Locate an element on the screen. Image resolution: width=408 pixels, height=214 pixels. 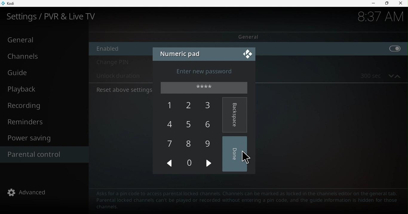
Kodi icon is located at coordinates (12, 3).